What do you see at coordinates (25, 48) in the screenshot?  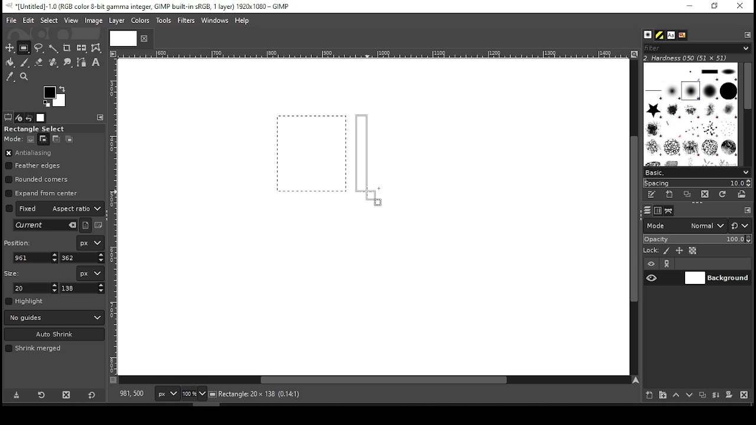 I see `rectangular selection tool` at bounding box center [25, 48].